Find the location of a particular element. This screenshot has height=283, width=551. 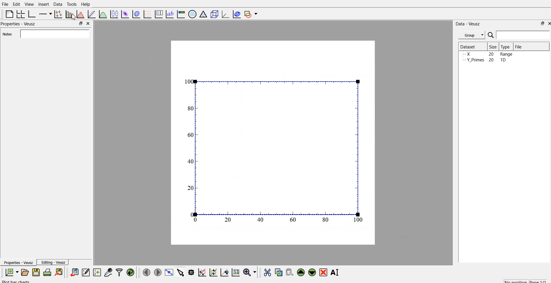

open a document is located at coordinates (24, 272).